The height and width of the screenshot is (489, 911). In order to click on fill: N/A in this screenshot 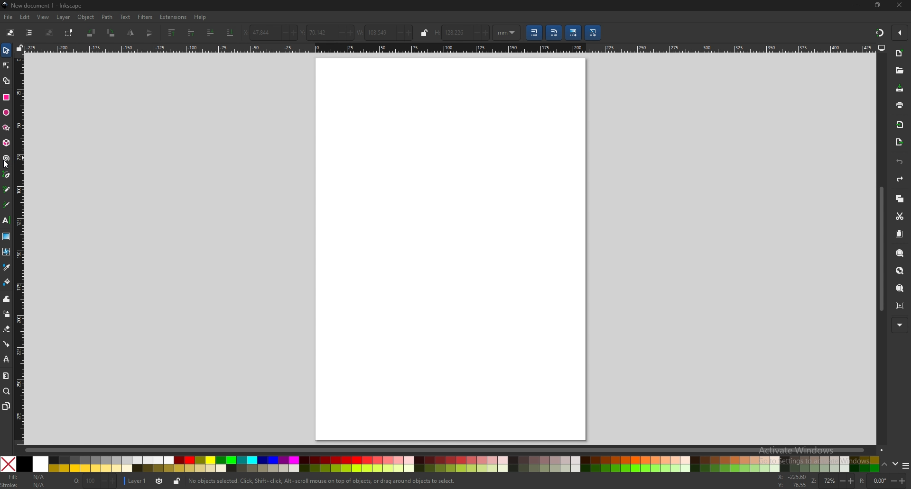, I will do `click(28, 476)`.